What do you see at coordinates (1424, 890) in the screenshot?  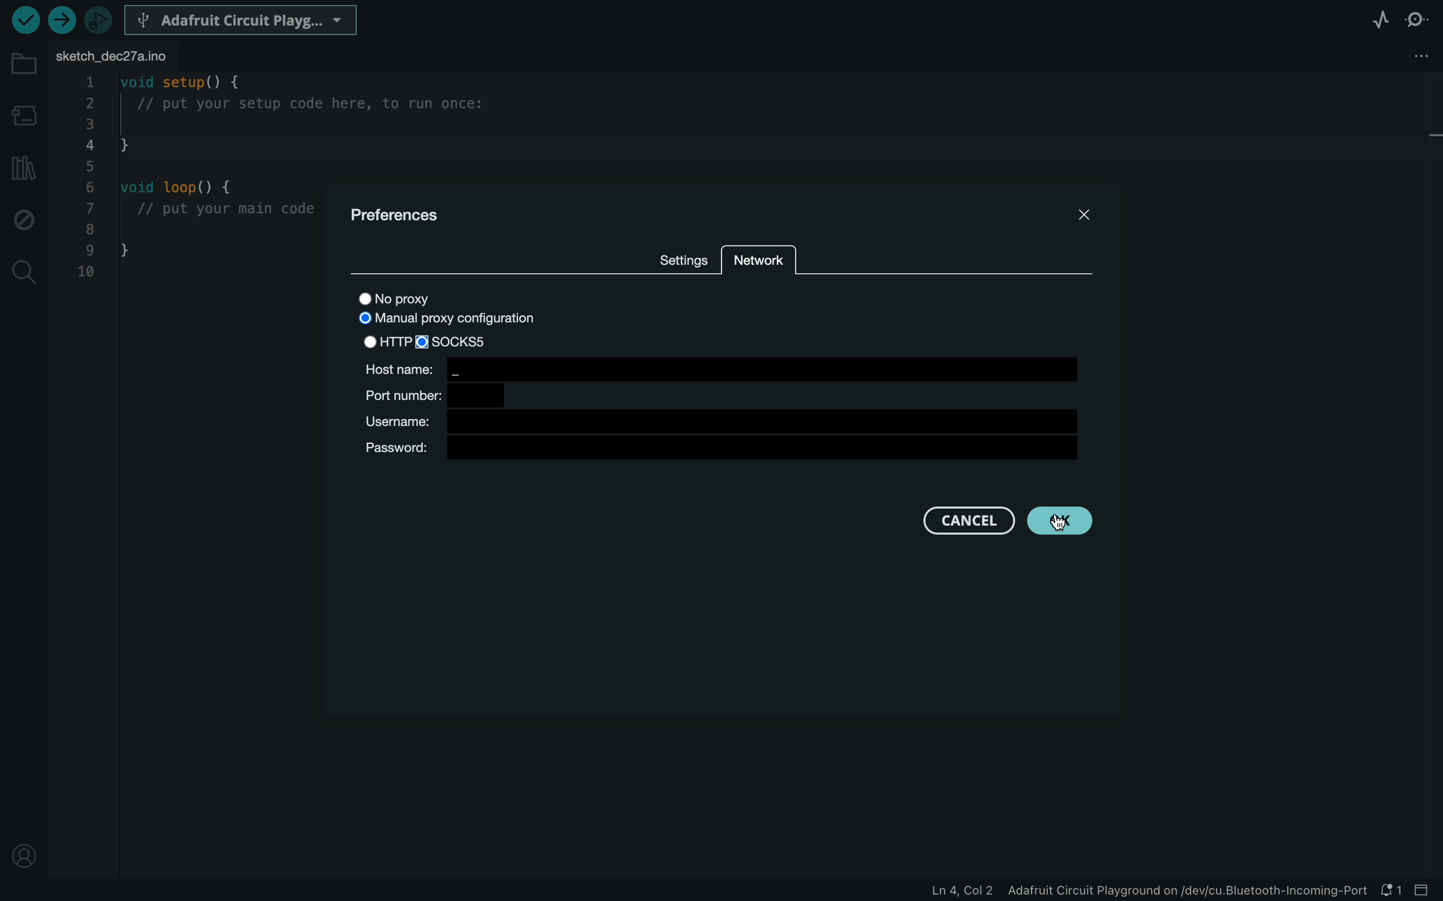 I see `close slide bar` at bounding box center [1424, 890].